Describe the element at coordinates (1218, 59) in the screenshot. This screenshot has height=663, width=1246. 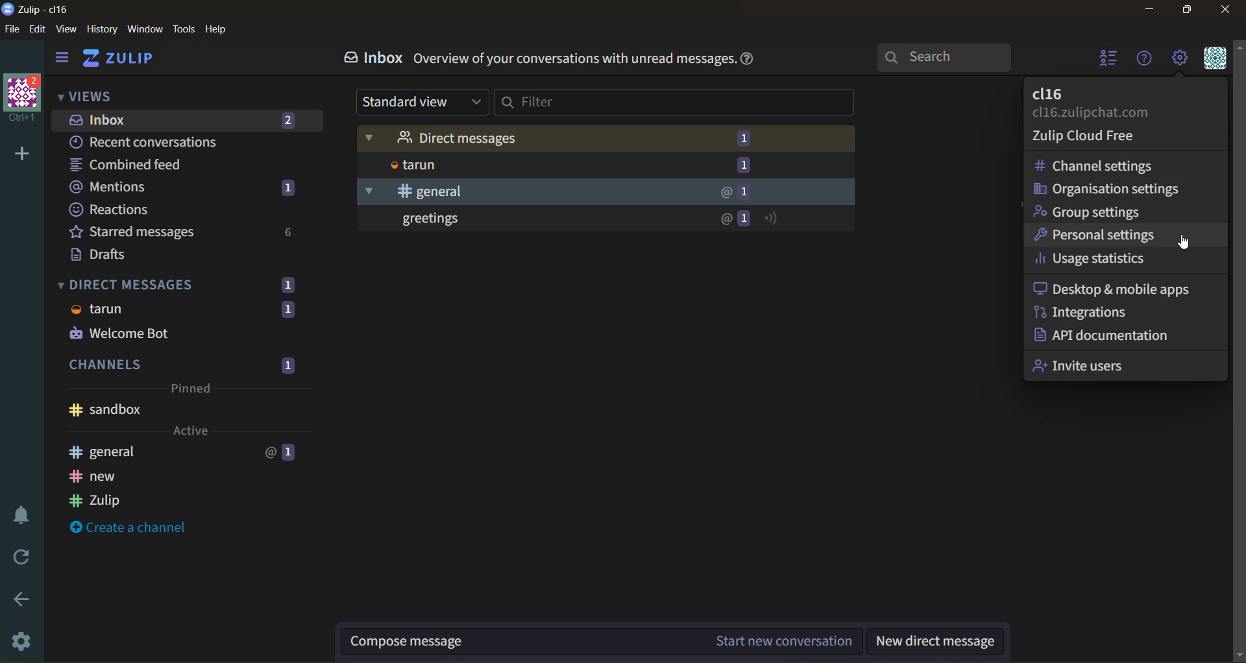
I see `personal menu` at that location.